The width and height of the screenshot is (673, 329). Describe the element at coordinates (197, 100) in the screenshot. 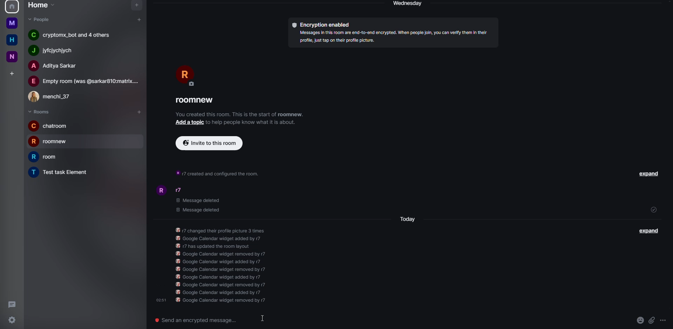

I see `room` at that location.